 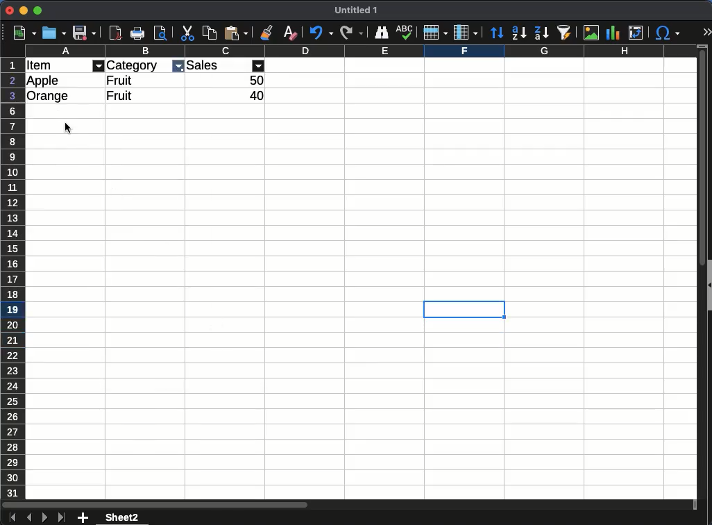 What do you see at coordinates (257, 96) in the screenshot?
I see `40` at bounding box center [257, 96].